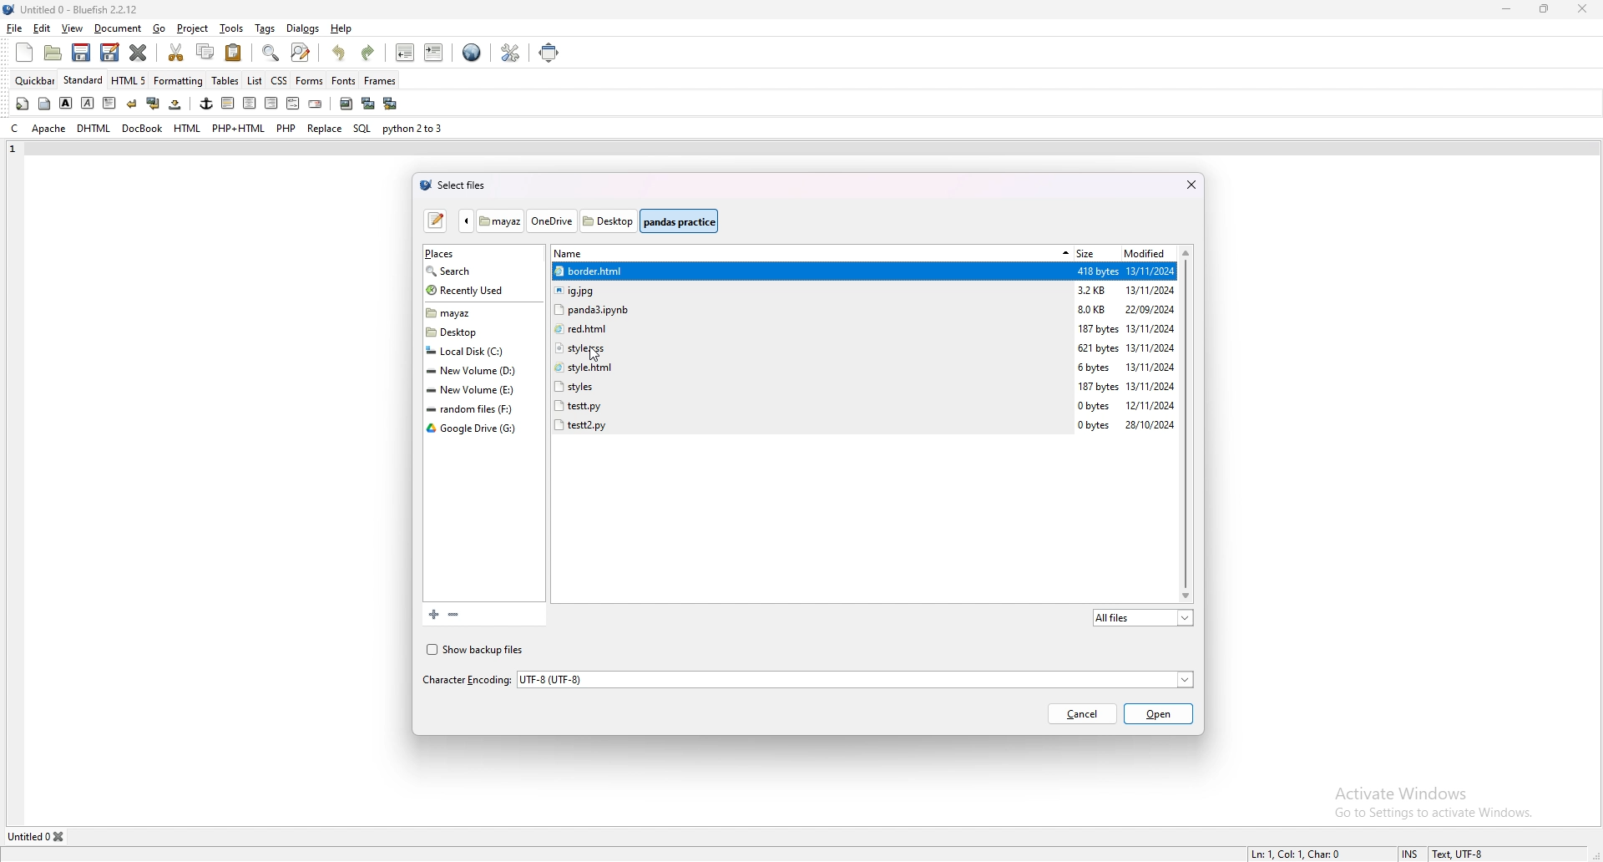 Image resolution: width=1603 pixels, height=862 pixels. Describe the element at coordinates (239, 128) in the screenshot. I see `php+html` at that location.